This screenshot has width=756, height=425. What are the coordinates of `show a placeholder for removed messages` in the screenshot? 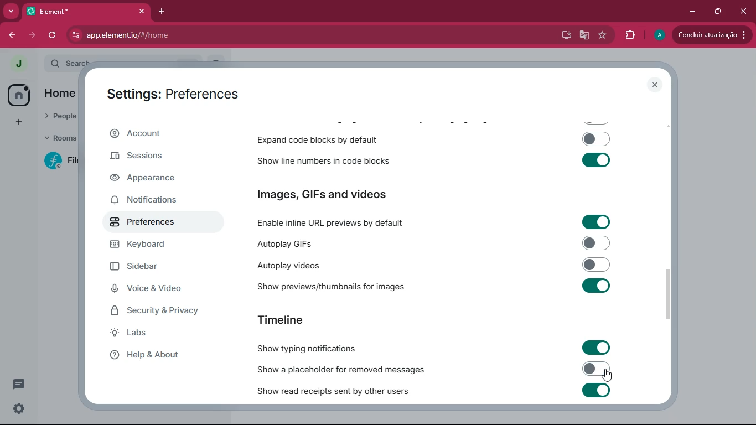 It's located at (346, 369).